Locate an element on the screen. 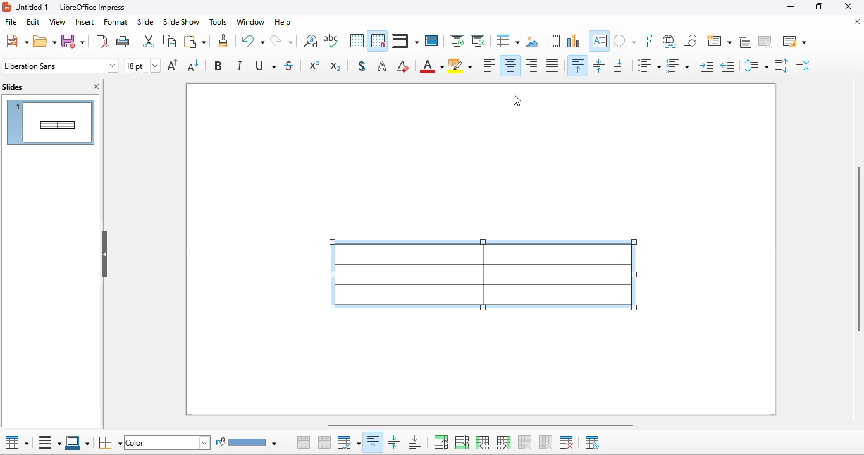 This screenshot has height=455, width=864. duplicate slide is located at coordinates (744, 41).